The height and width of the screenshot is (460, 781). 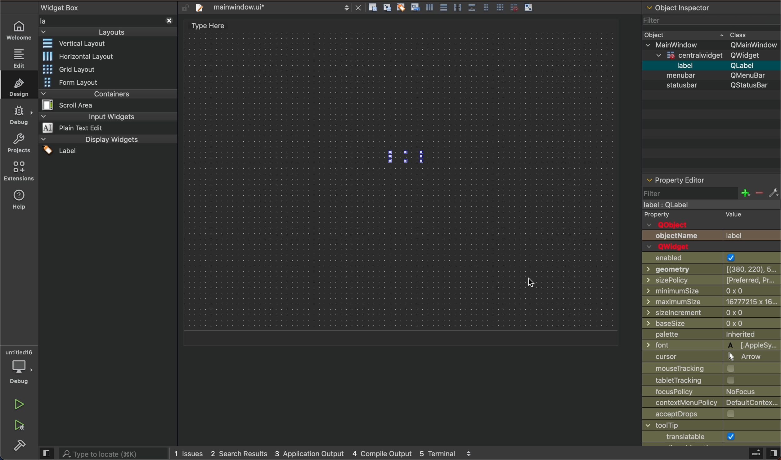 What do you see at coordinates (710, 7) in the screenshot?
I see `object inspector` at bounding box center [710, 7].